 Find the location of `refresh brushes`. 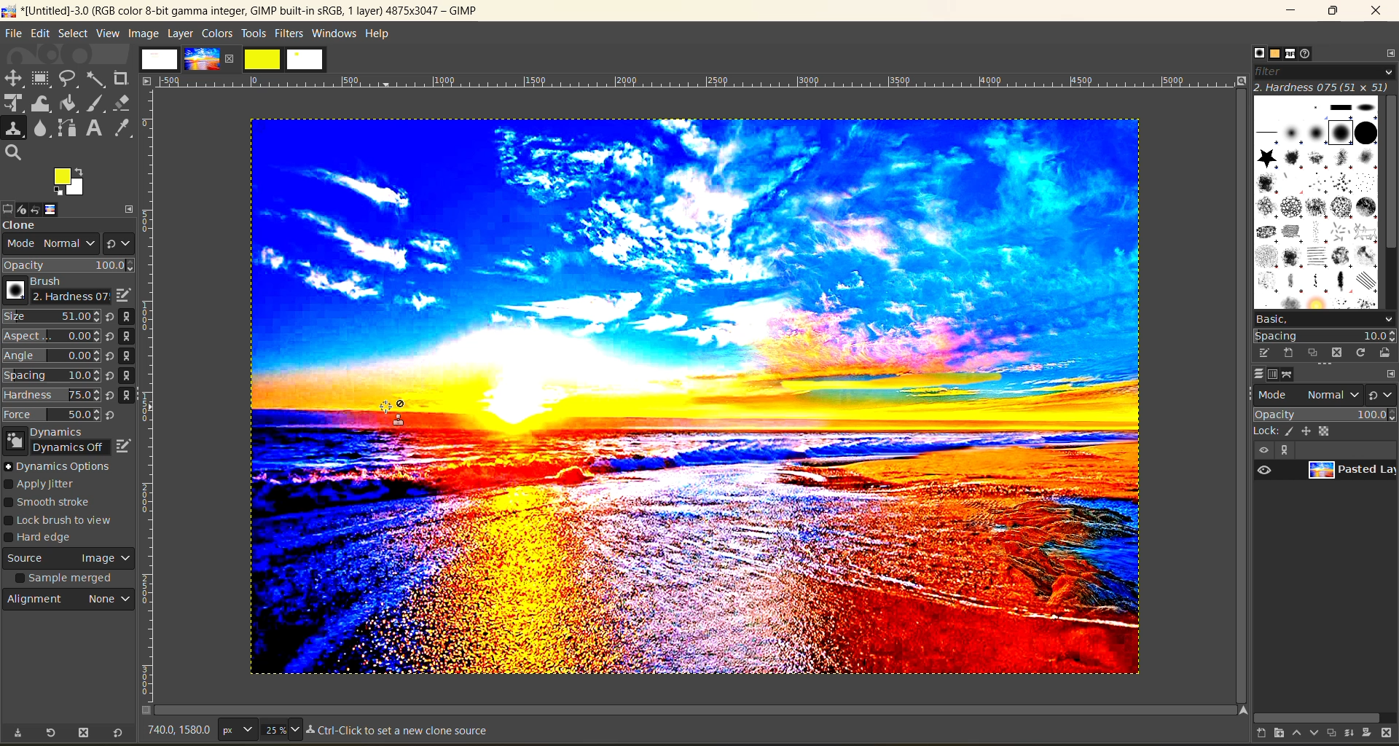

refresh brushes is located at coordinates (1360, 353).